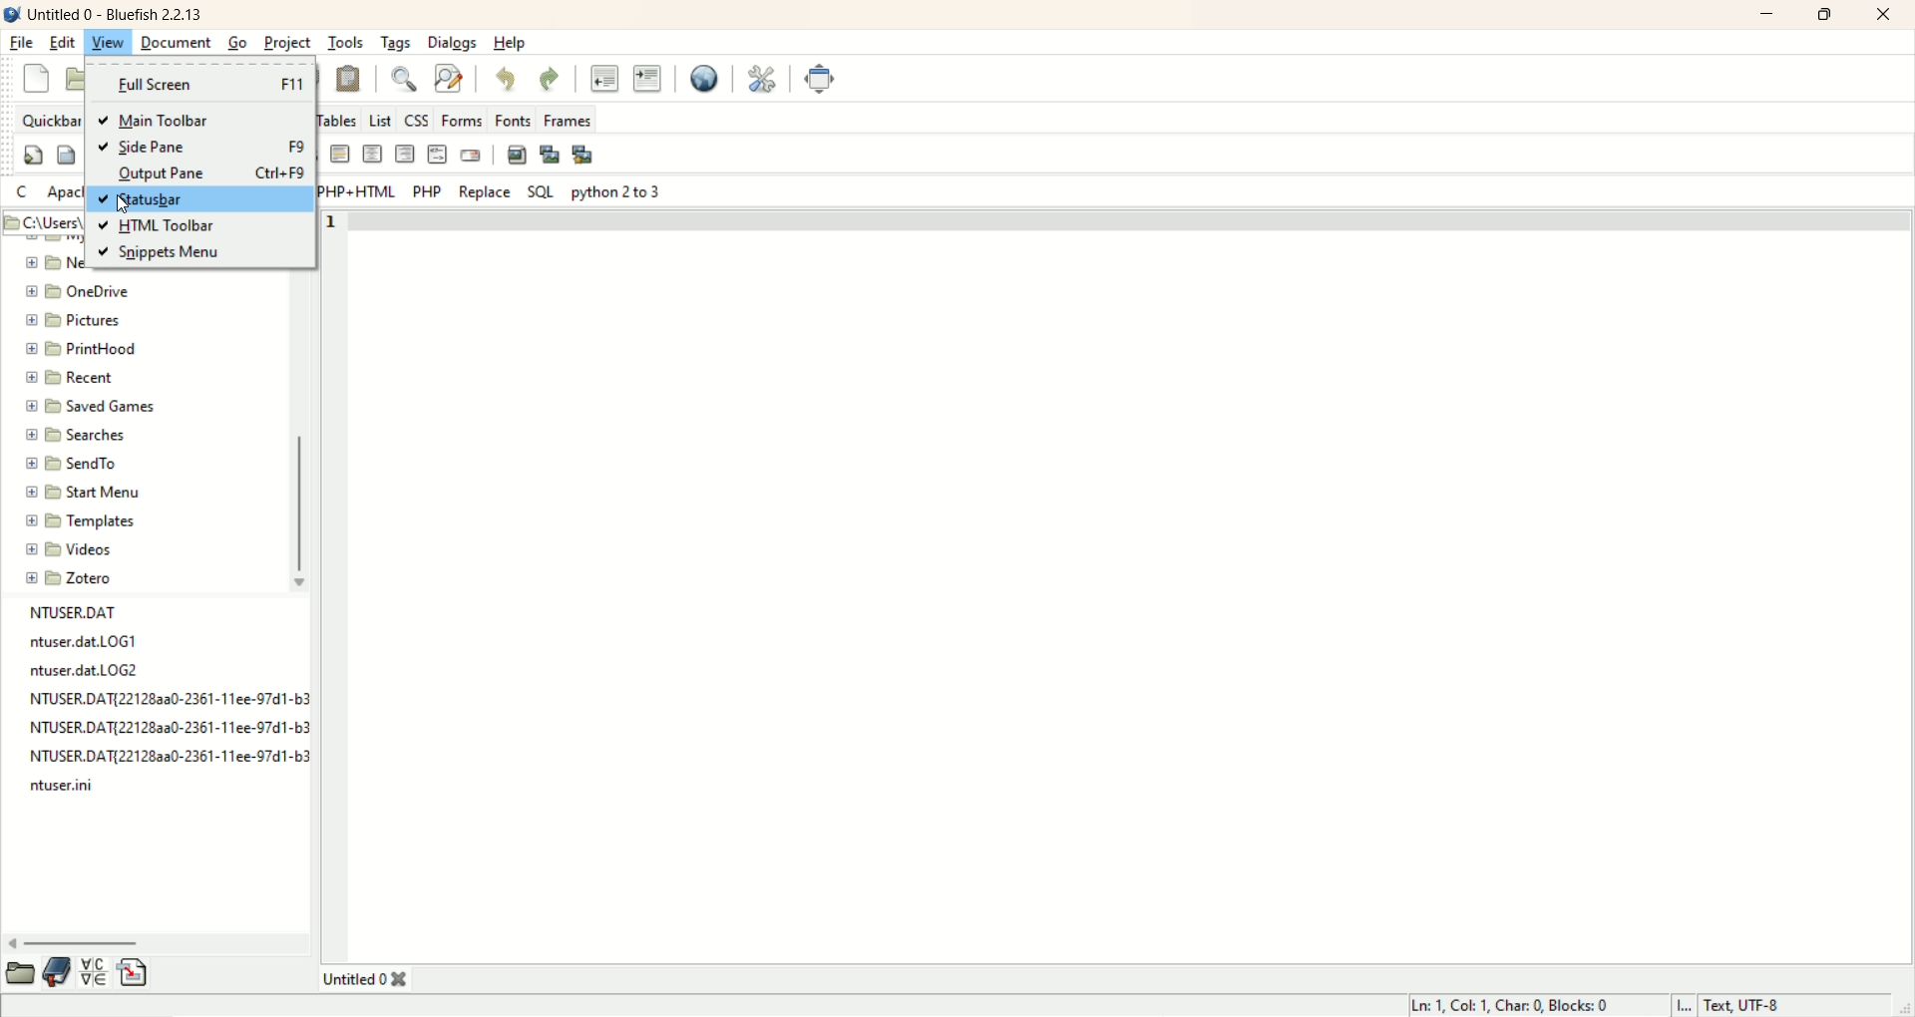 The height and width of the screenshot is (1017, 1915). Describe the element at coordinates (165, 227) in the screenshot. I see `HTML Toolbar` at that location.